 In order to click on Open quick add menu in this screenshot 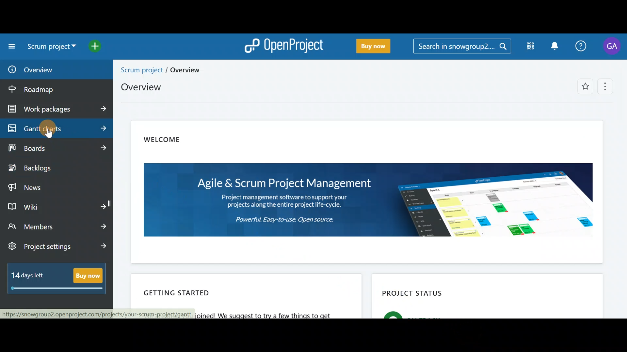, I will do `click(96, 48)`.